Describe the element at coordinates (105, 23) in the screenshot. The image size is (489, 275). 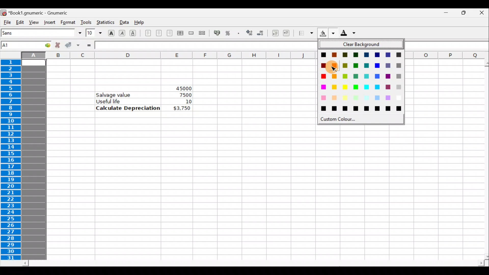
I see `Statistics` at that location.